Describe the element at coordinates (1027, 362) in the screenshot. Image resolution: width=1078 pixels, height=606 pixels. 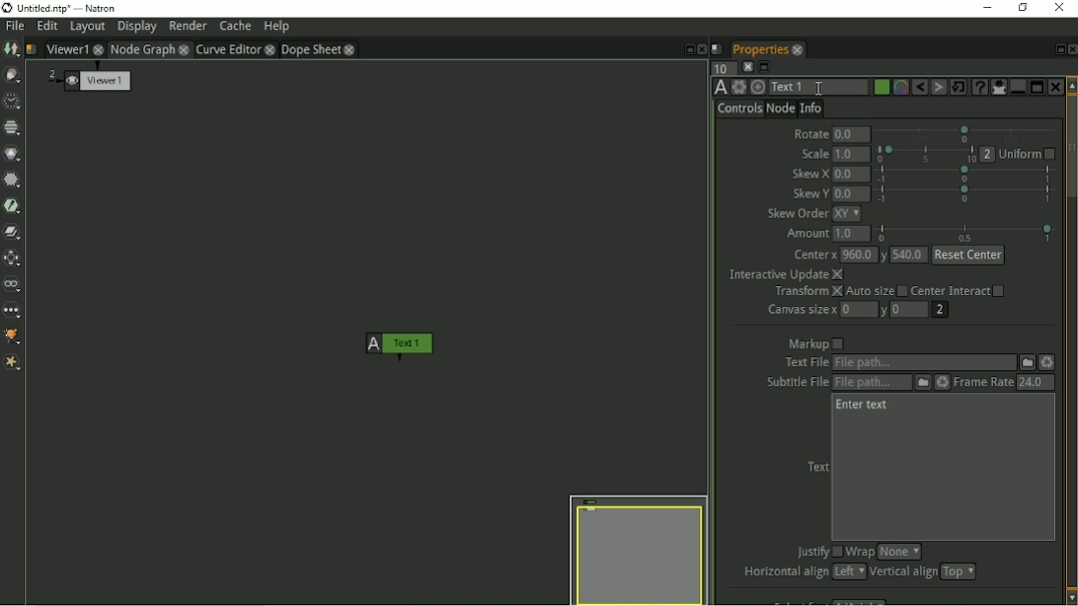
I see `File` at that location.